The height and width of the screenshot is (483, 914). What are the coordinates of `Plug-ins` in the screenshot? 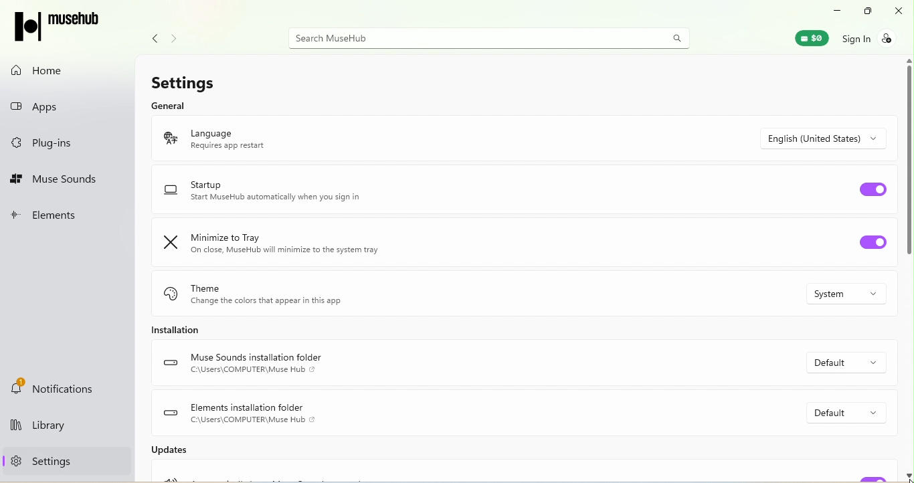 It's located at (63, 143).